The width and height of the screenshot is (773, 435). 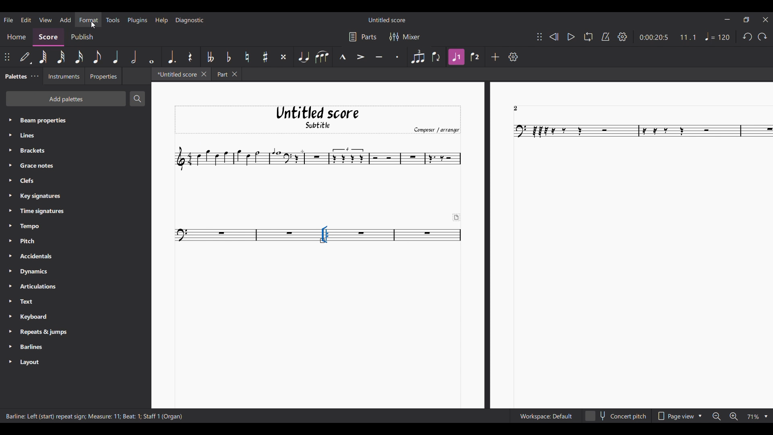 I want to click on Toggle for concert pitch, so click(x=616, y=416).